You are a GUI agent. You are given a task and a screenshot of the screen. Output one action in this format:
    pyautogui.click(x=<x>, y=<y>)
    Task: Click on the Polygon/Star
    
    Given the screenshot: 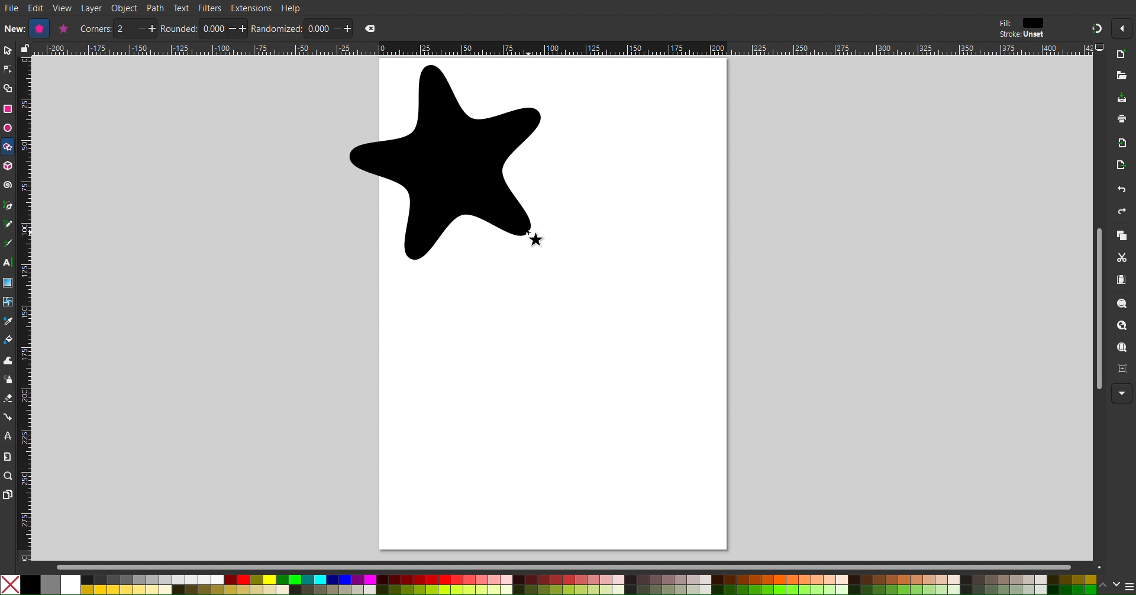 What is the action you would take?
    pyautogui.click(x=8, y=148)
    